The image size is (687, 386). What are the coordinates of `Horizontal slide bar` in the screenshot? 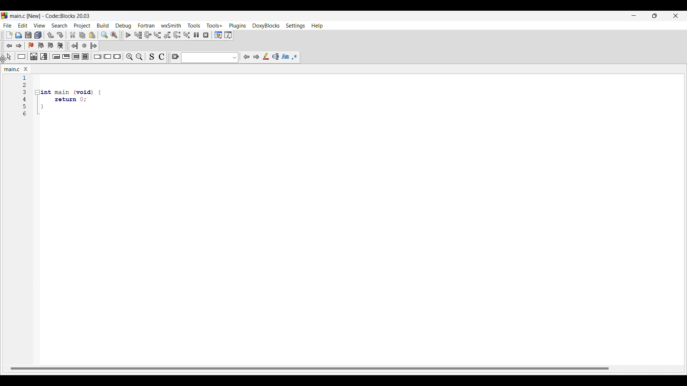 It's located at (310, 368).